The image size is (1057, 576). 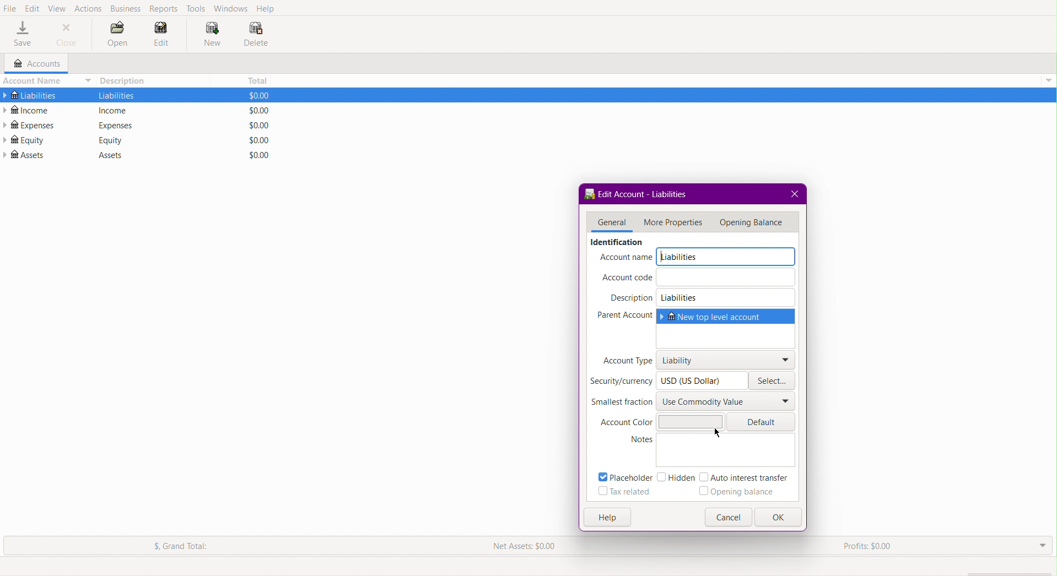 What do you see at coordinates (627, 277) in the screenshot?
I see `Account code` at bounding box center [627, 277].